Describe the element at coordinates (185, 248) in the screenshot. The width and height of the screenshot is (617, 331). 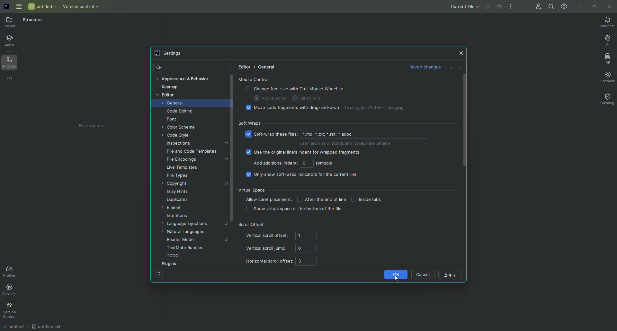
I see `TextMate Bundles` at that location.